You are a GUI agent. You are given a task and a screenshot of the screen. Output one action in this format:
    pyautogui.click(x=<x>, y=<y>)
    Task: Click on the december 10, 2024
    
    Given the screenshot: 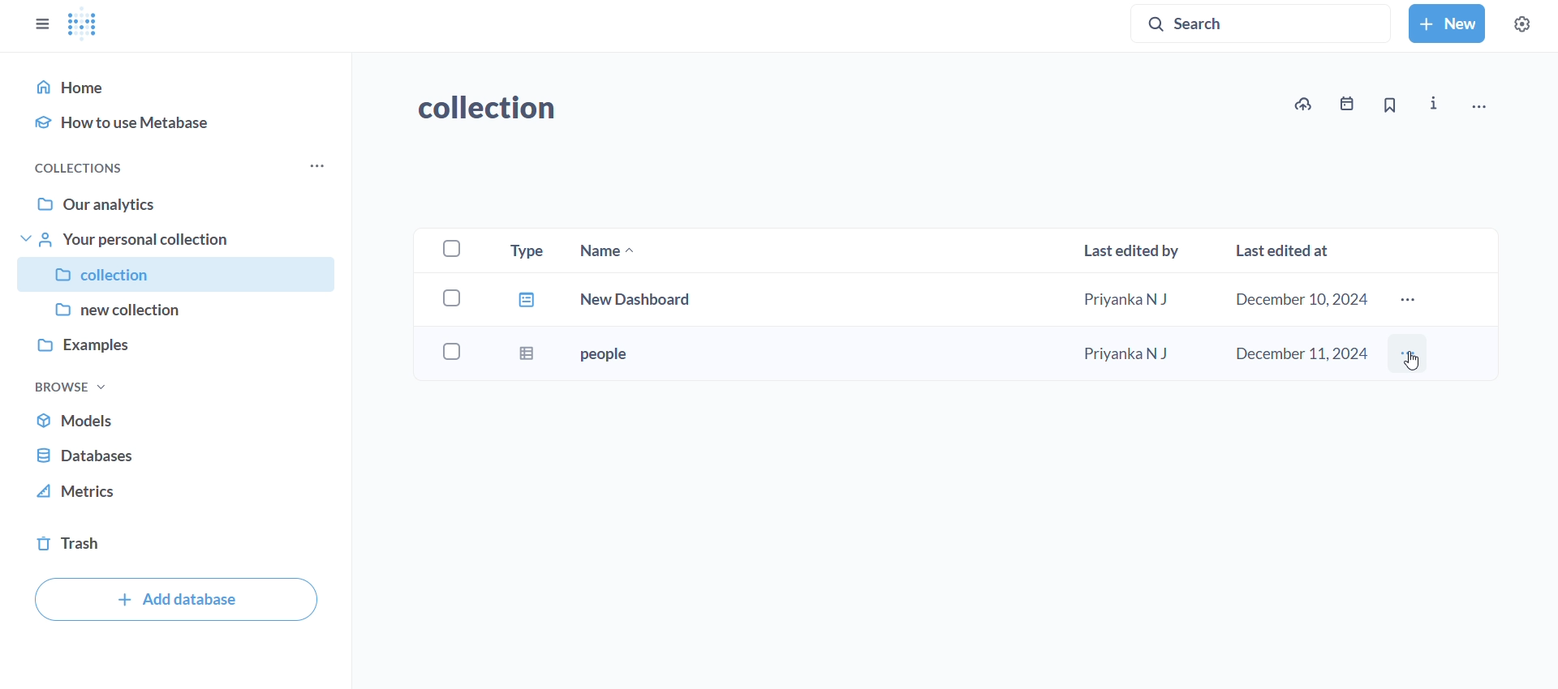 What is the action you would take?
    pyautogui.click(x=1306, y=302)
    